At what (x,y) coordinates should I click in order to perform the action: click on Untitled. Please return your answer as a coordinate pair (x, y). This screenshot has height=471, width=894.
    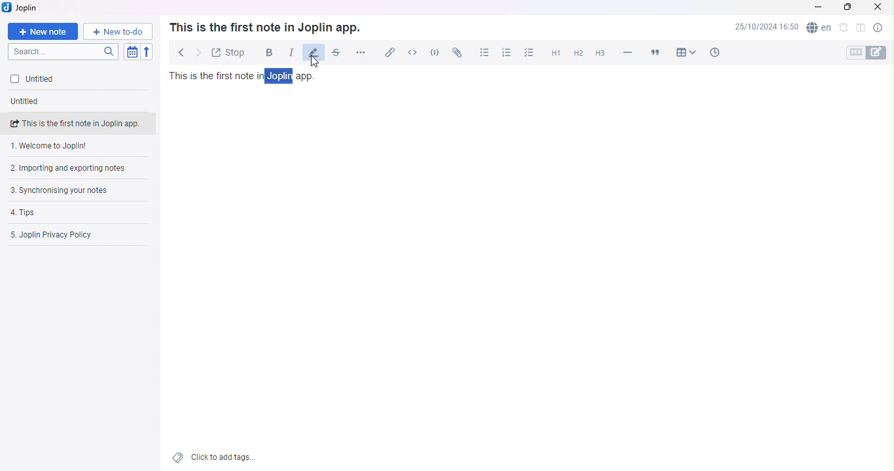
    Looking at the image, I should click on (62, 80).